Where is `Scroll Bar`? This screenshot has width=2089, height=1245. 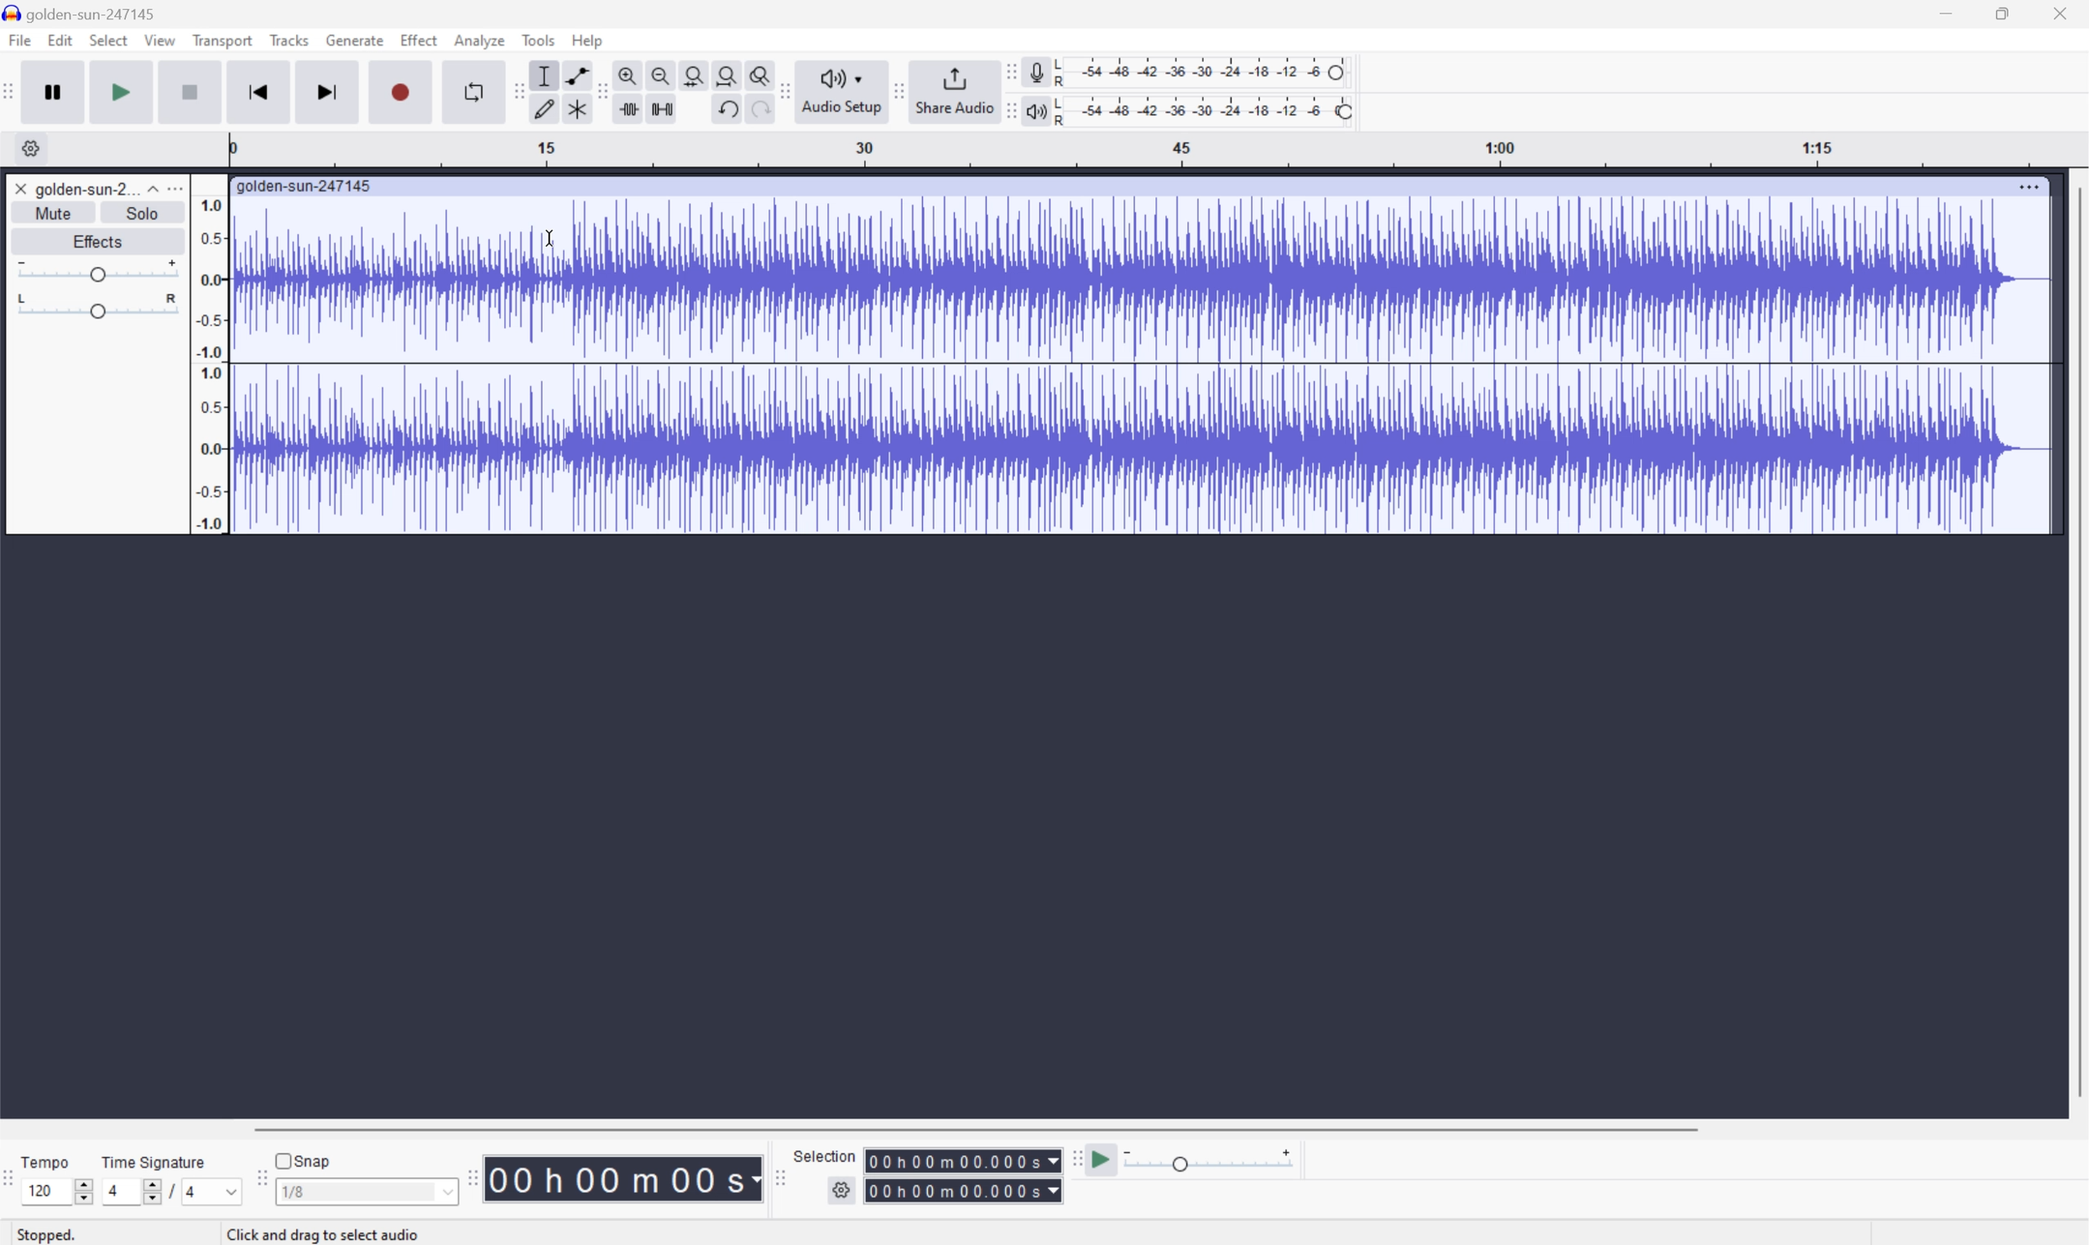
Scroll Bar is located at coordinates (2076, 643).